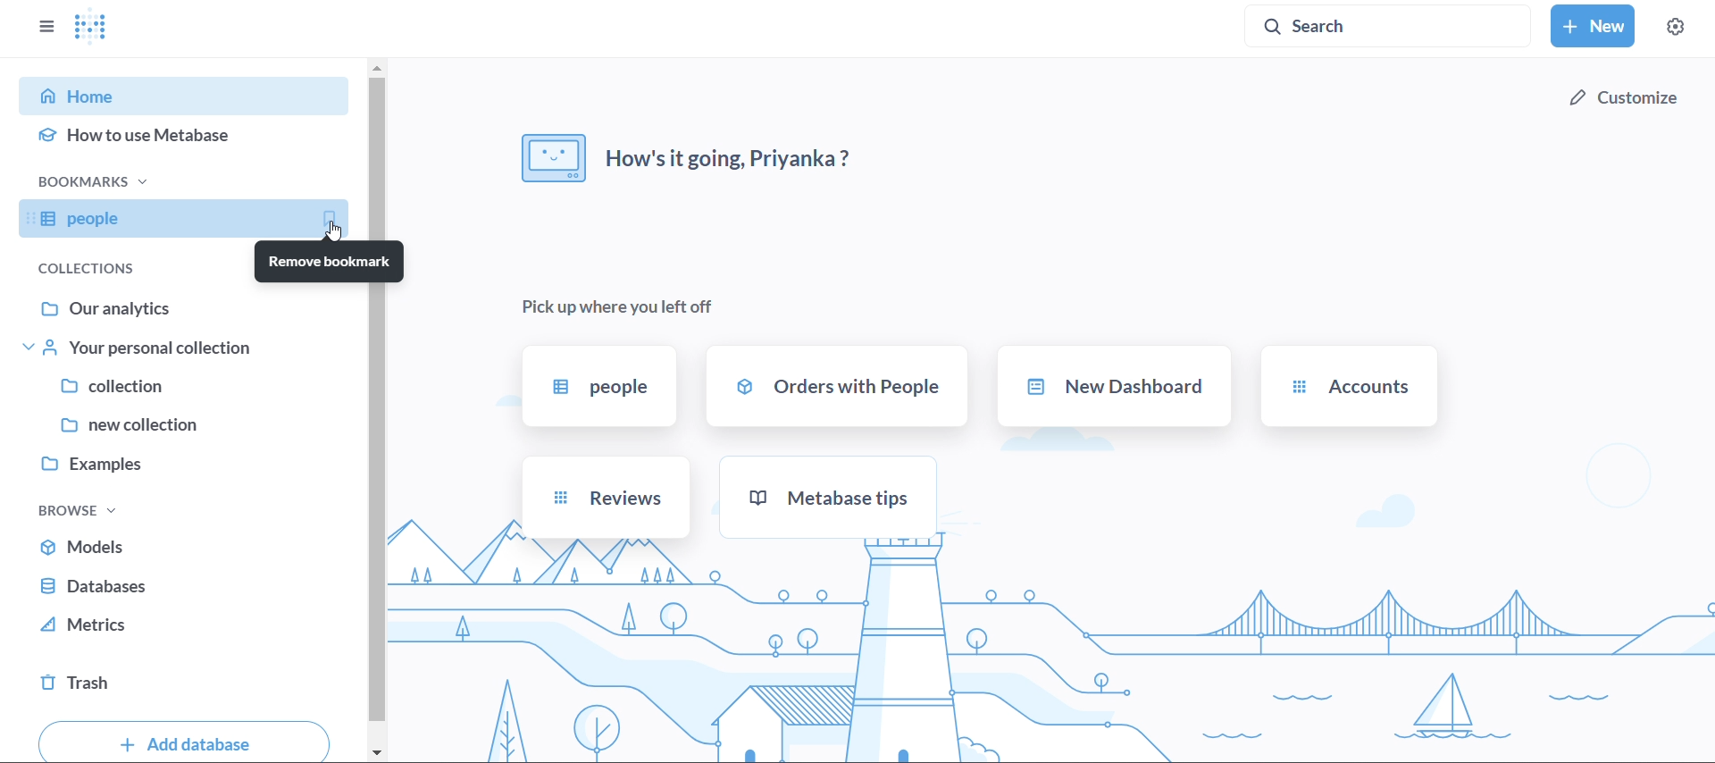  I want to click on people, so click(597, 388).